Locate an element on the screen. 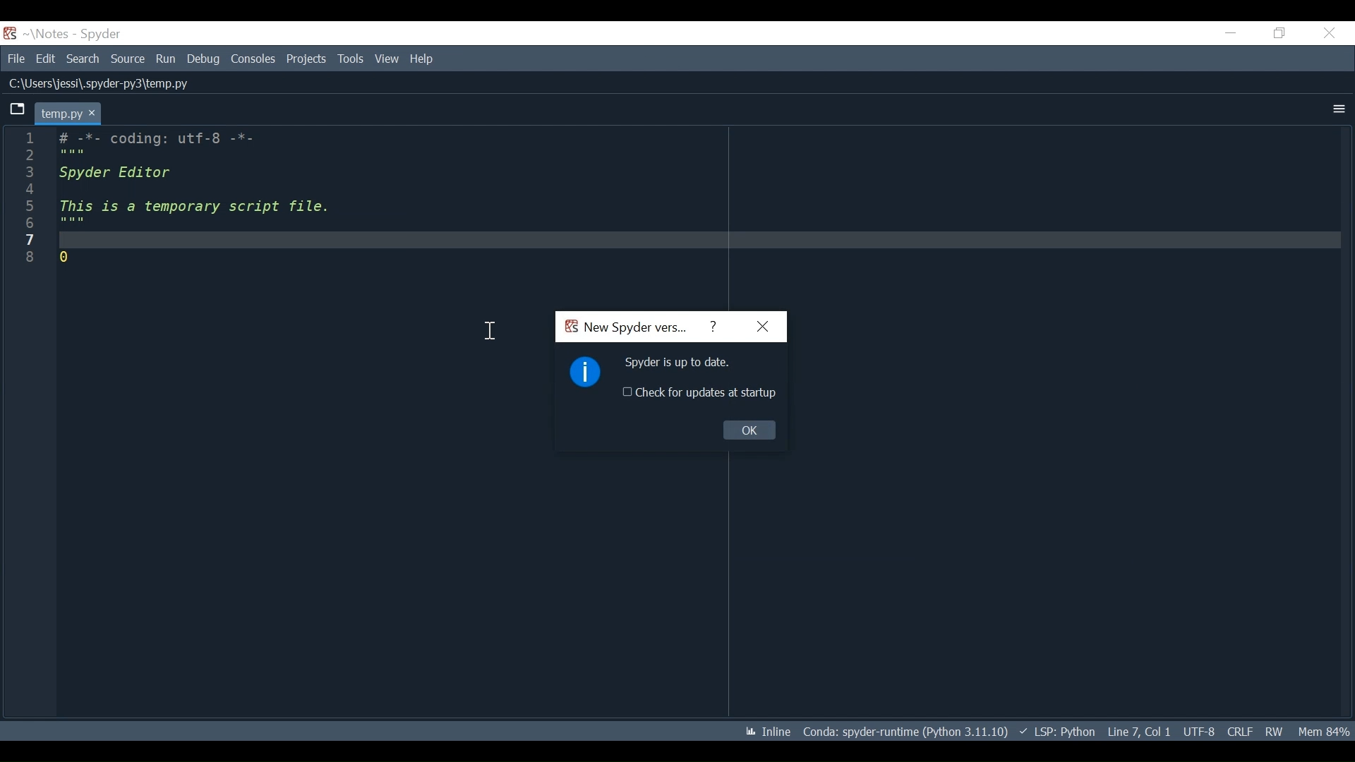 This screenshot has height=762, width=1355. Information is located at coordinates (585, 373).